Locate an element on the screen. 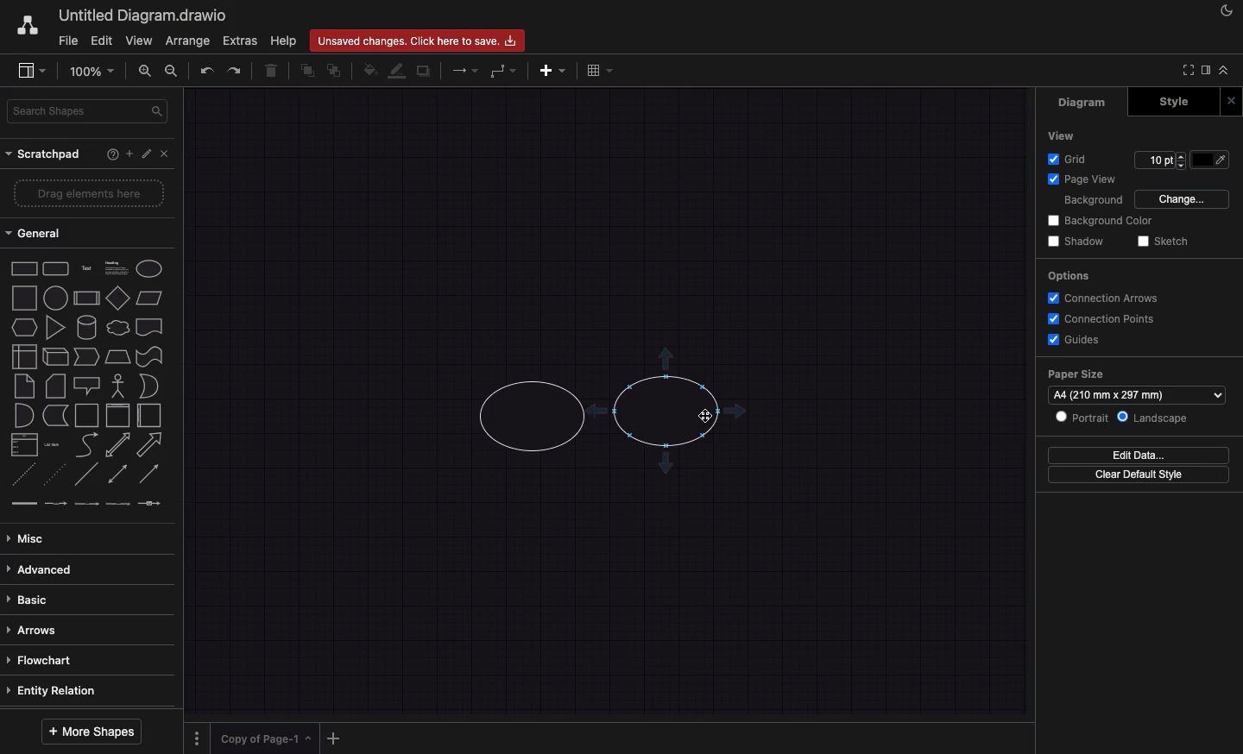 This screenshot has height=754, width=1243. circle is located at coordinates (56, 298).